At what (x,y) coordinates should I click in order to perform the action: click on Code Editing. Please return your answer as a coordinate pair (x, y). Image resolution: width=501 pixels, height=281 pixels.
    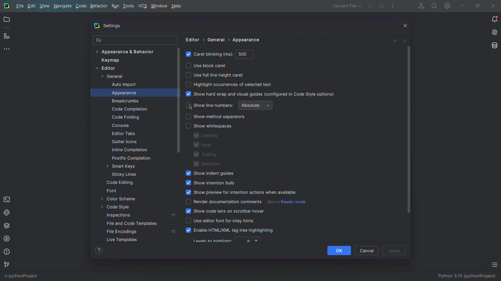
    Looking at the image, I should click on (121, 183).